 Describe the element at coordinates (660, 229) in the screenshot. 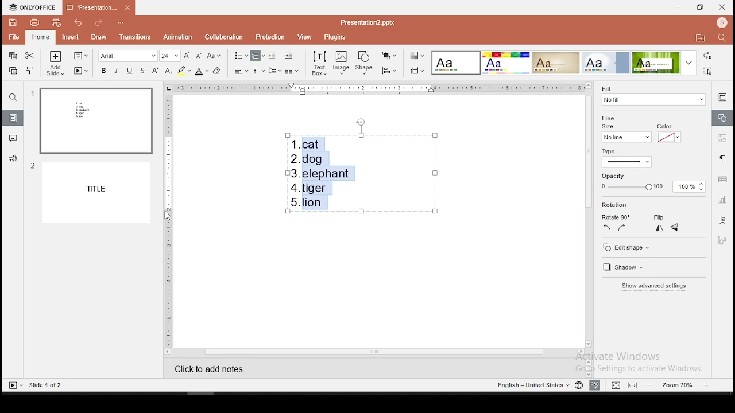

I see `vertical` at that location.